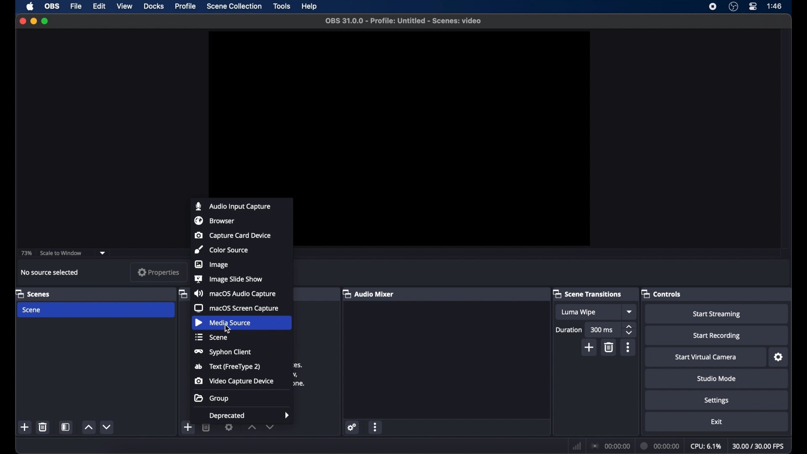  Describe the element at coordinates (236, 308) in the screenshot. I see `macOS screen capture` at that location.